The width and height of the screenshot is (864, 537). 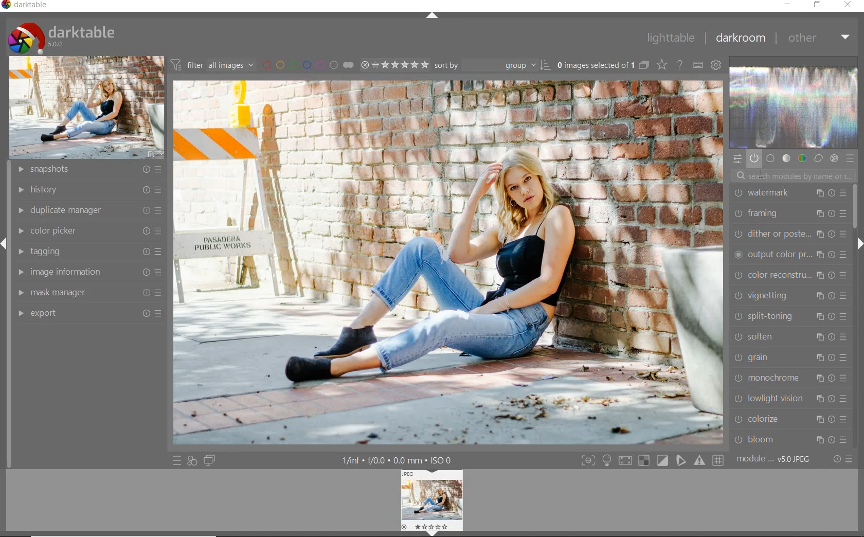 What do you see at coordinates (849, 6) in the screenshot?
I see `close` at bounding box center [849, 6].